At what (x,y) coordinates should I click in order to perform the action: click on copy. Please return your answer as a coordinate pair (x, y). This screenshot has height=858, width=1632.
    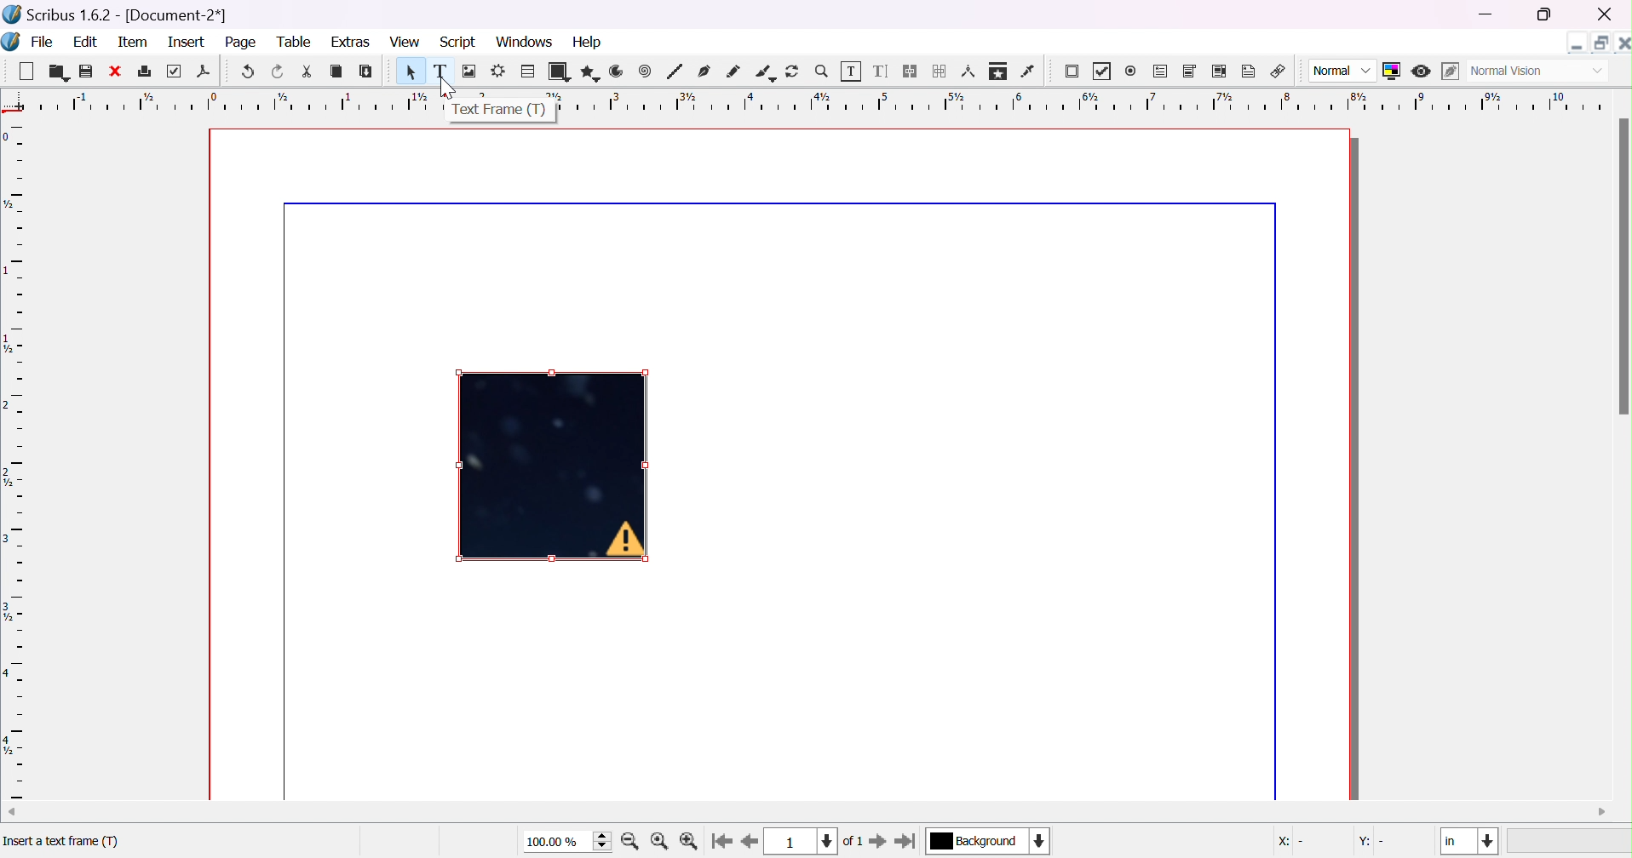
    Looking at the image, I should click on (336, 71).